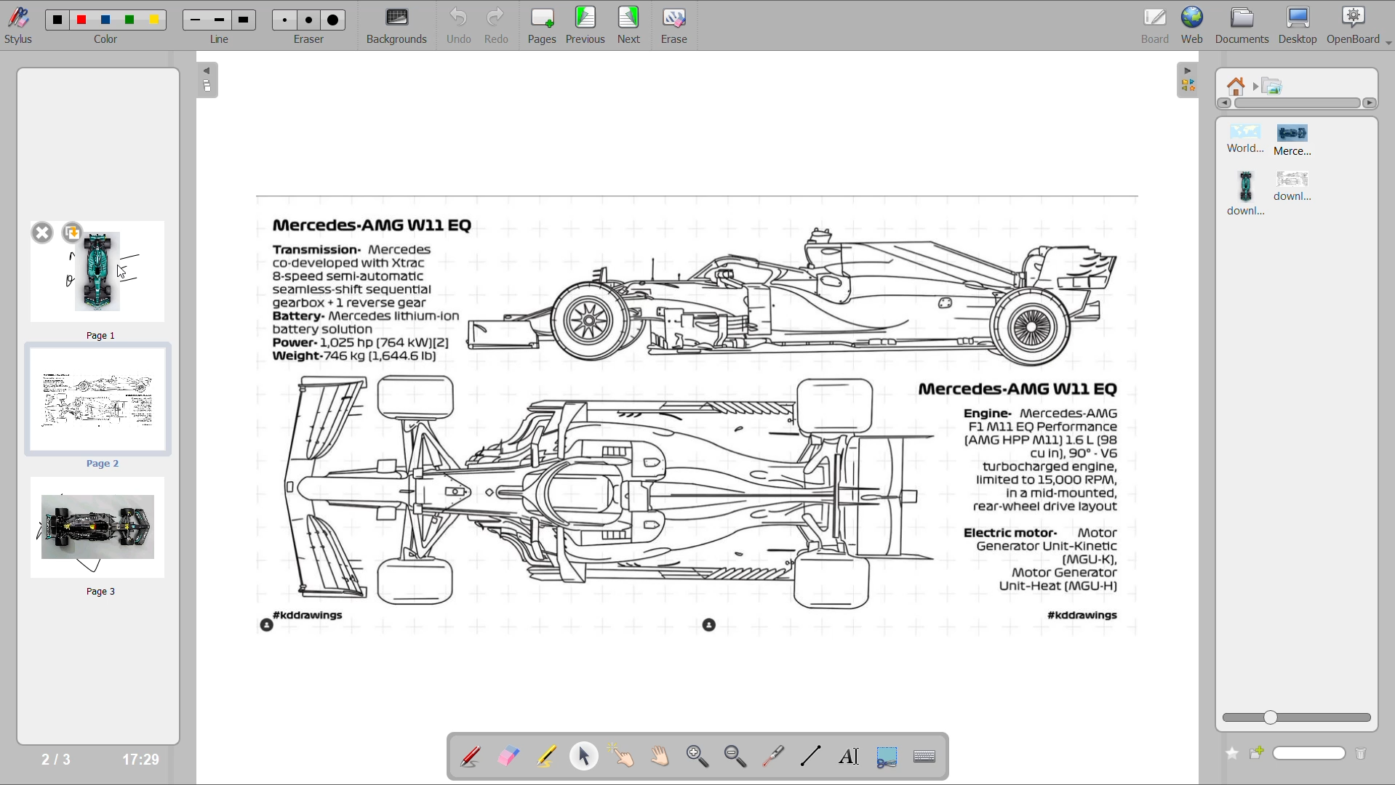 The width and height of the screenshot is (1395, 785). I want to click on annotate document, so click(465, 756).